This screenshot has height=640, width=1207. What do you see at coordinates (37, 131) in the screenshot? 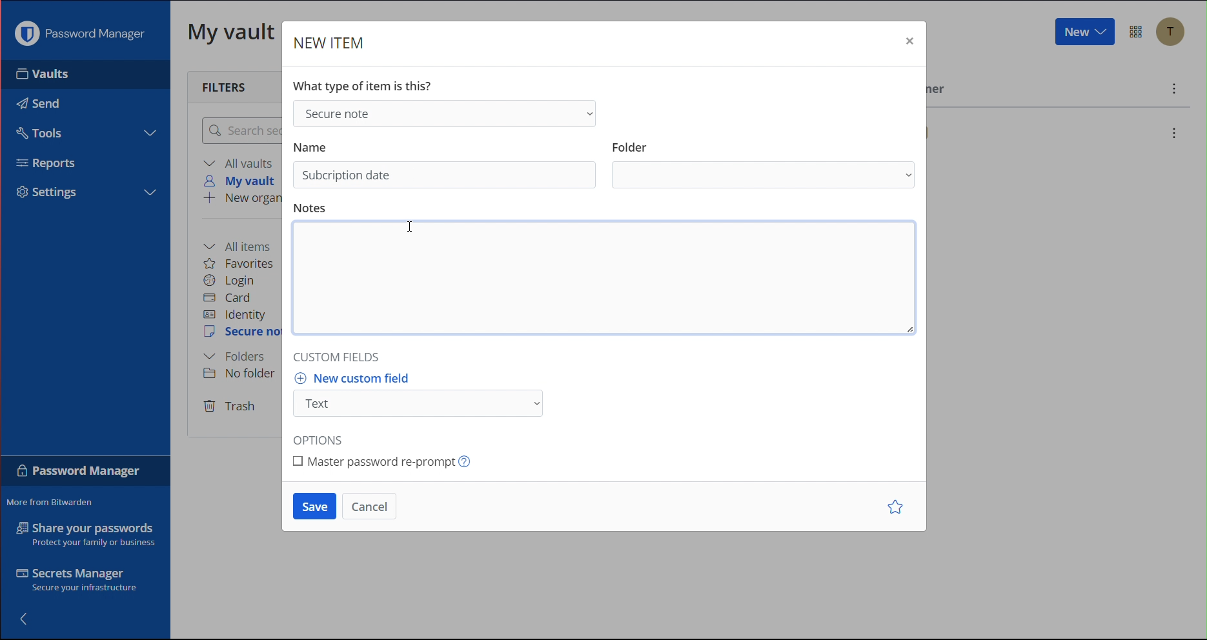
I see `Tools` at bounding box center [37, 131].